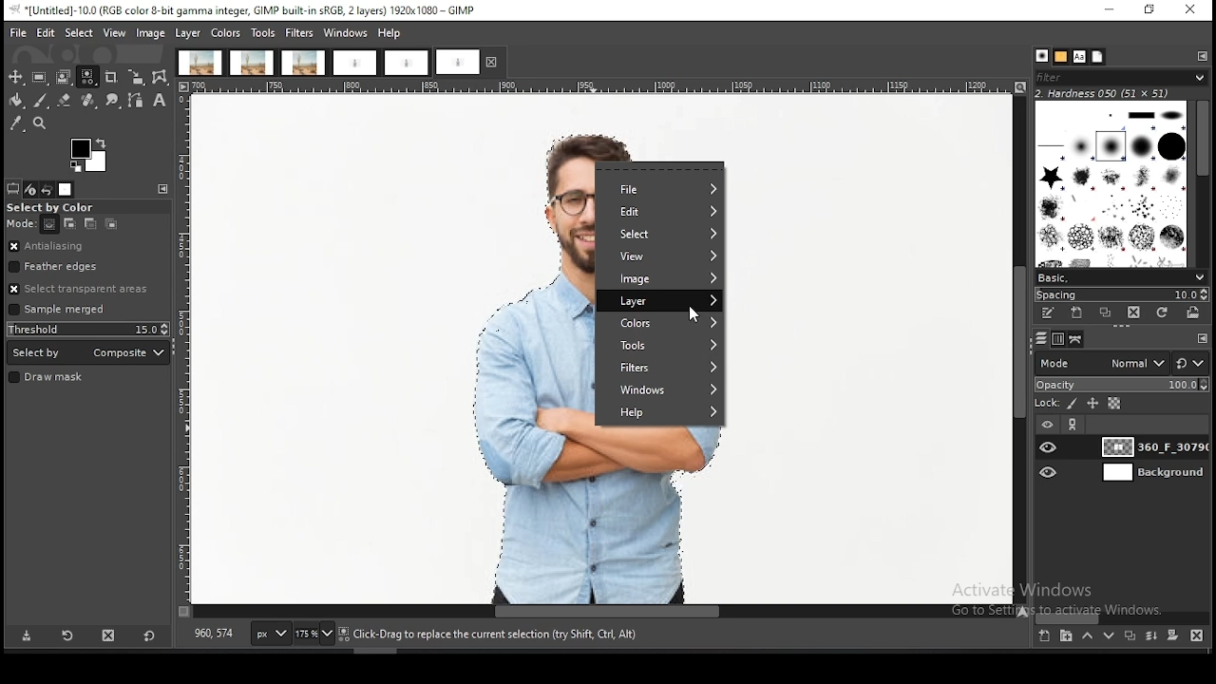 The image size is (1216, 684). I want to click on file, so click(659, 189).